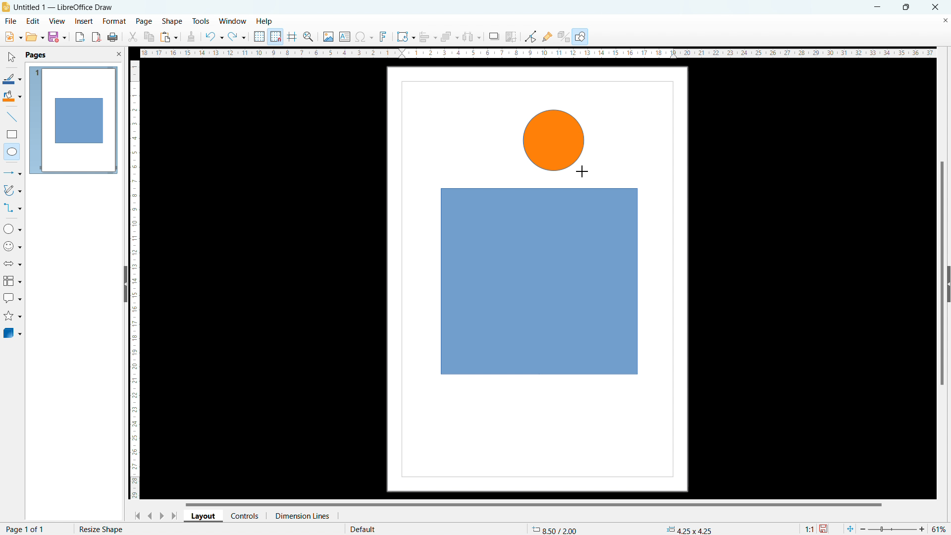 This screenshot has width=951, height=535. Describe the element at coordinates (57, 21) in the screenshot. I see `view` at that location.